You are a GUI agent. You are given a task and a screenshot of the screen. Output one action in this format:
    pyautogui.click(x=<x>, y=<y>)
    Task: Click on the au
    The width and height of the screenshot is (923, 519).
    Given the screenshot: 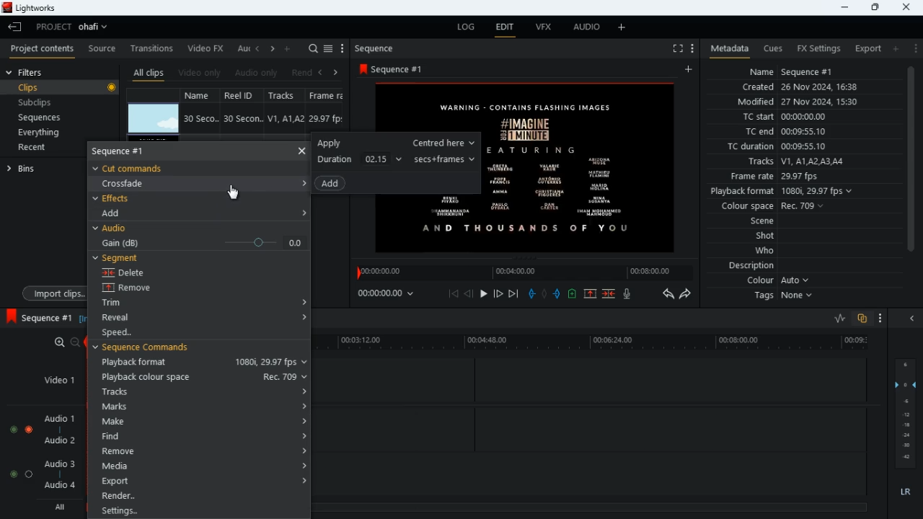 What is the action you would take?
    pyautogui.click(x=242, y=48)
    